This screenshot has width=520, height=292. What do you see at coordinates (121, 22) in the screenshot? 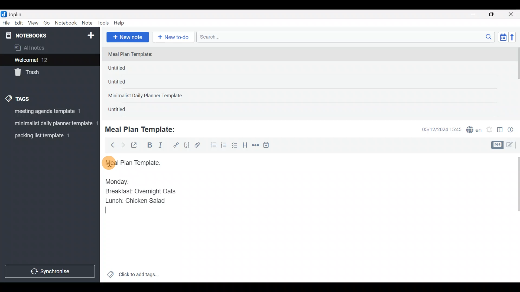
I see `Help` at bounding box center [121, 22].